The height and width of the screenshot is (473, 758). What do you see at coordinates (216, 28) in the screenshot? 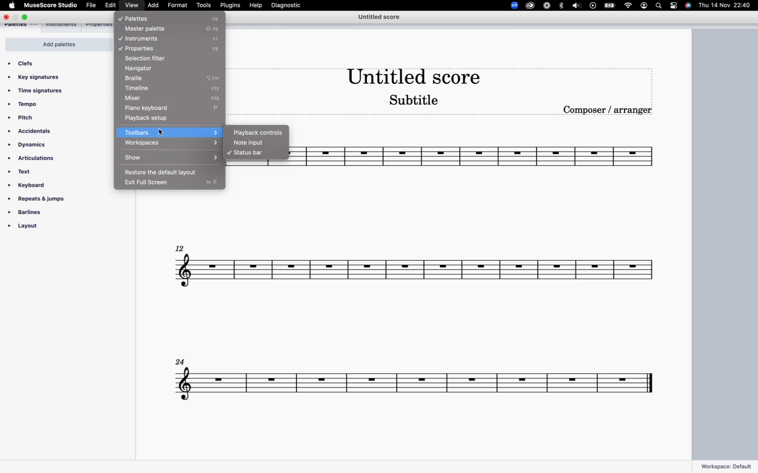
I see `caps lock+ F9` at bounding box center [216, 28].